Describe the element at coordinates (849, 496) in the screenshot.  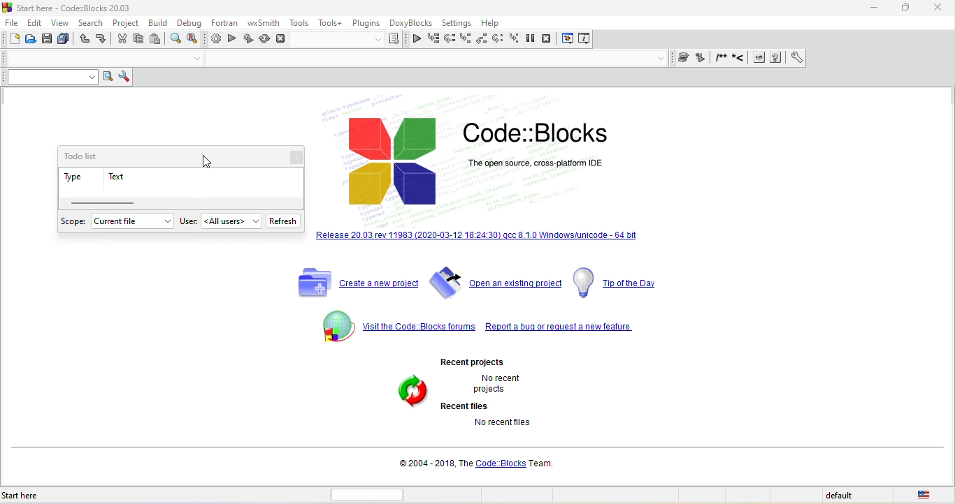
I see `default` at that location.